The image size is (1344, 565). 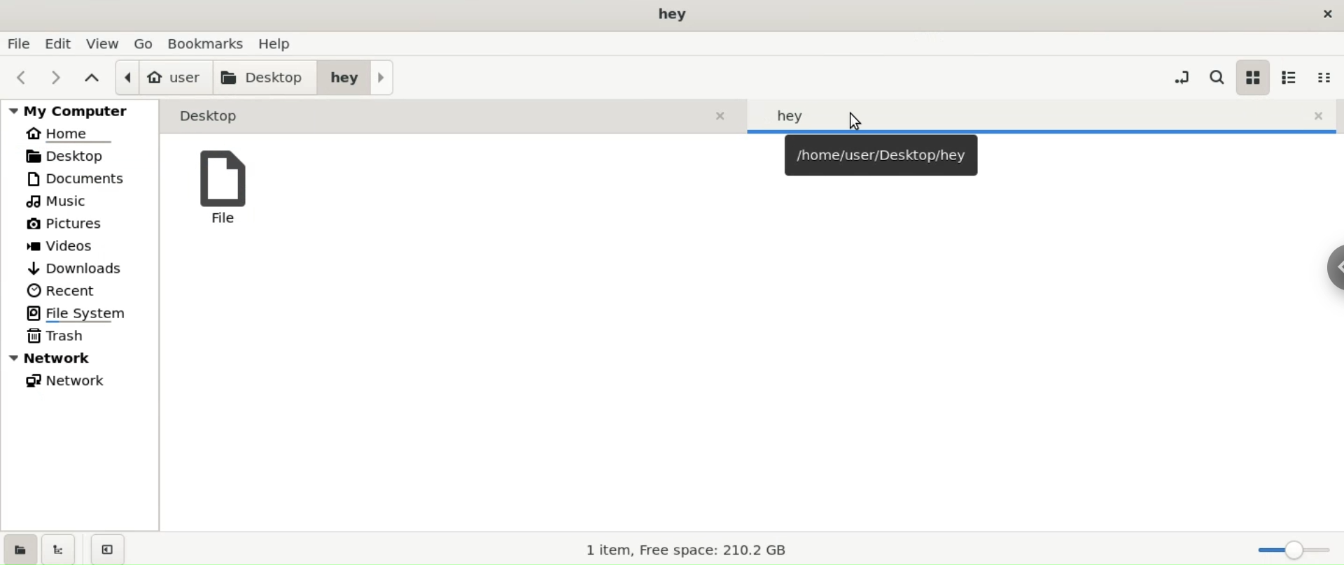 I want to click on file system, so click(x=87, y=313).